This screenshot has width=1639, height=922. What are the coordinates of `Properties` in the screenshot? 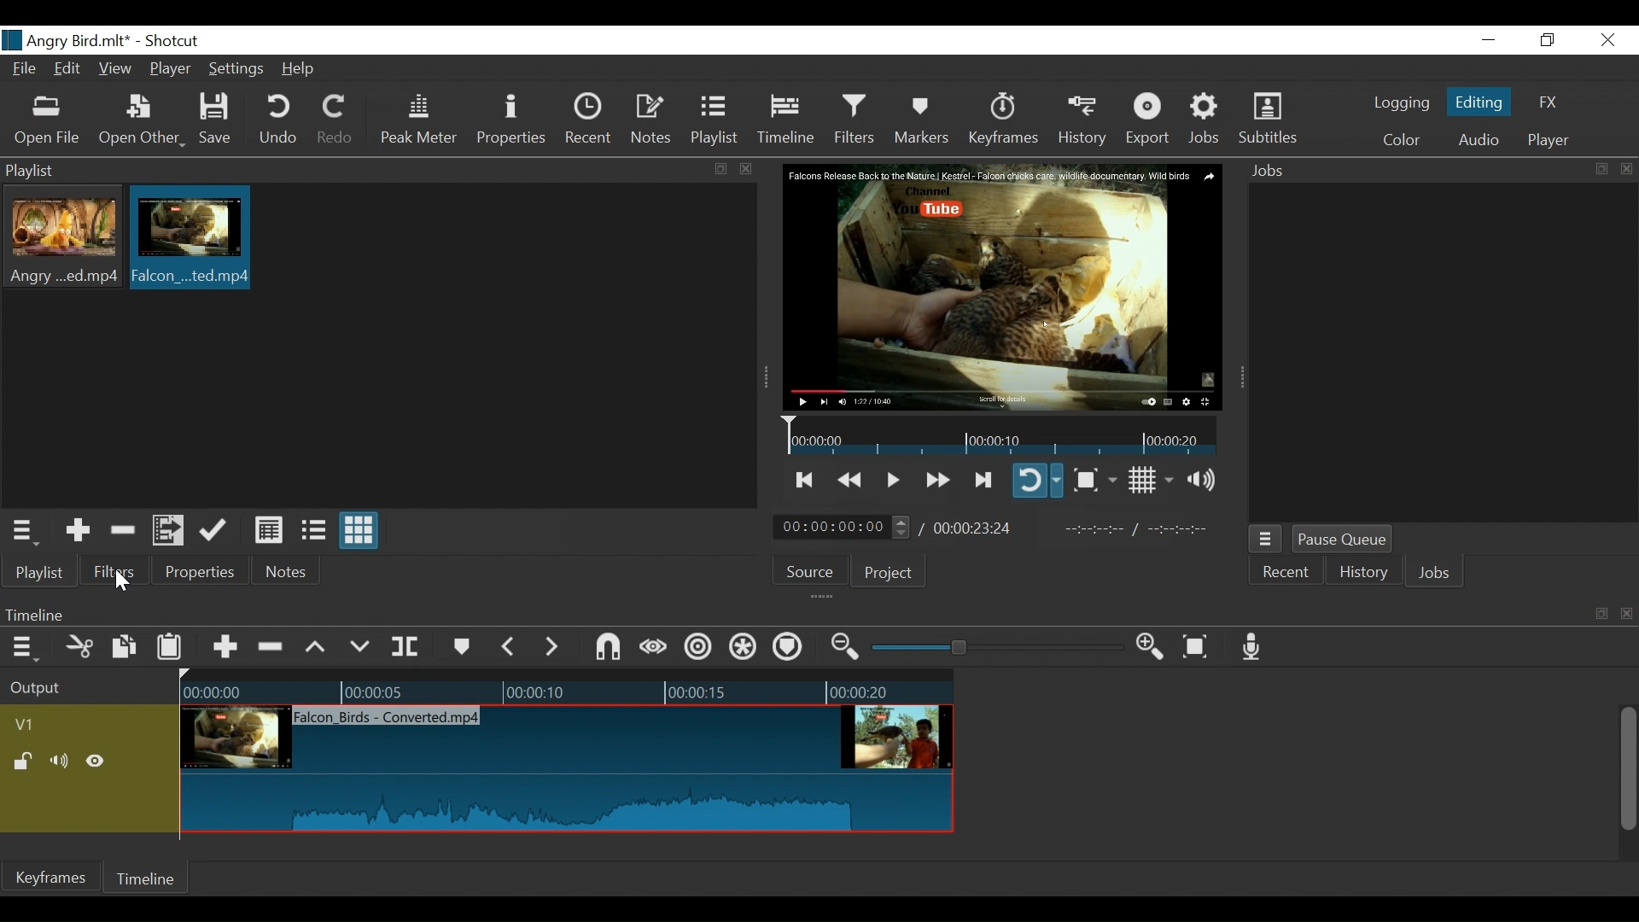 It's located at (514, 120).